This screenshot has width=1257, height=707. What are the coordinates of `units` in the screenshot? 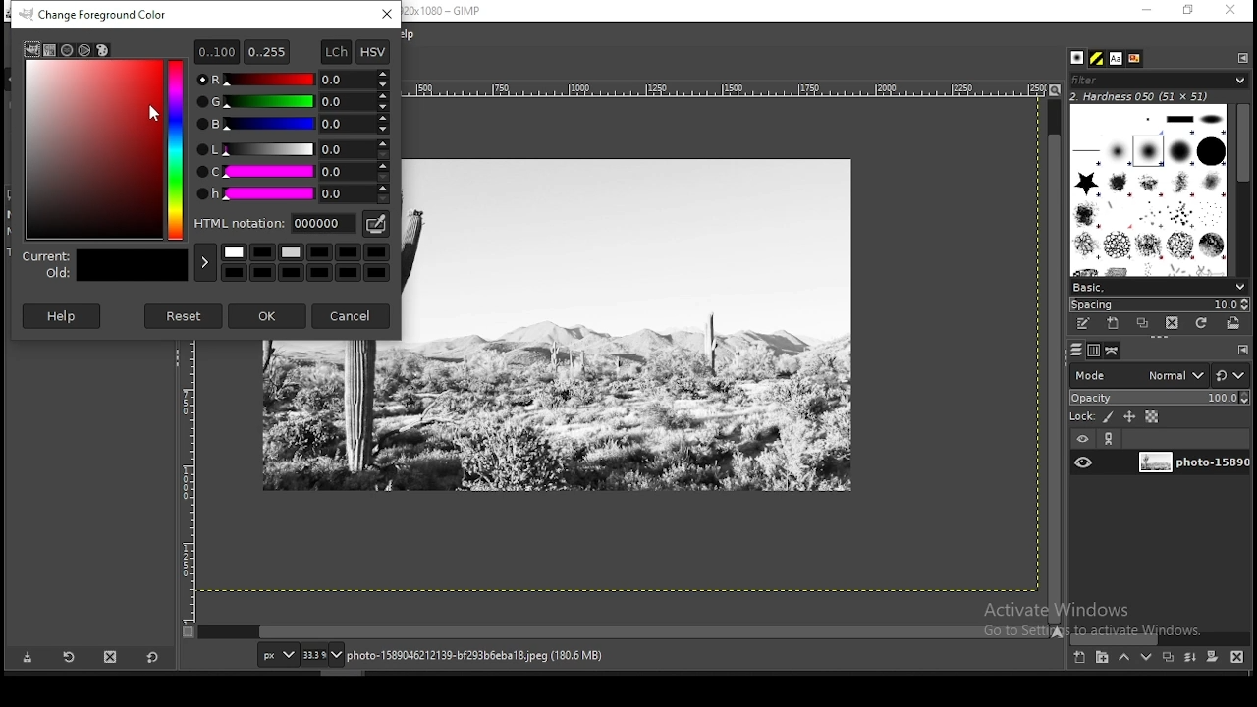 It's located at (276, 653).